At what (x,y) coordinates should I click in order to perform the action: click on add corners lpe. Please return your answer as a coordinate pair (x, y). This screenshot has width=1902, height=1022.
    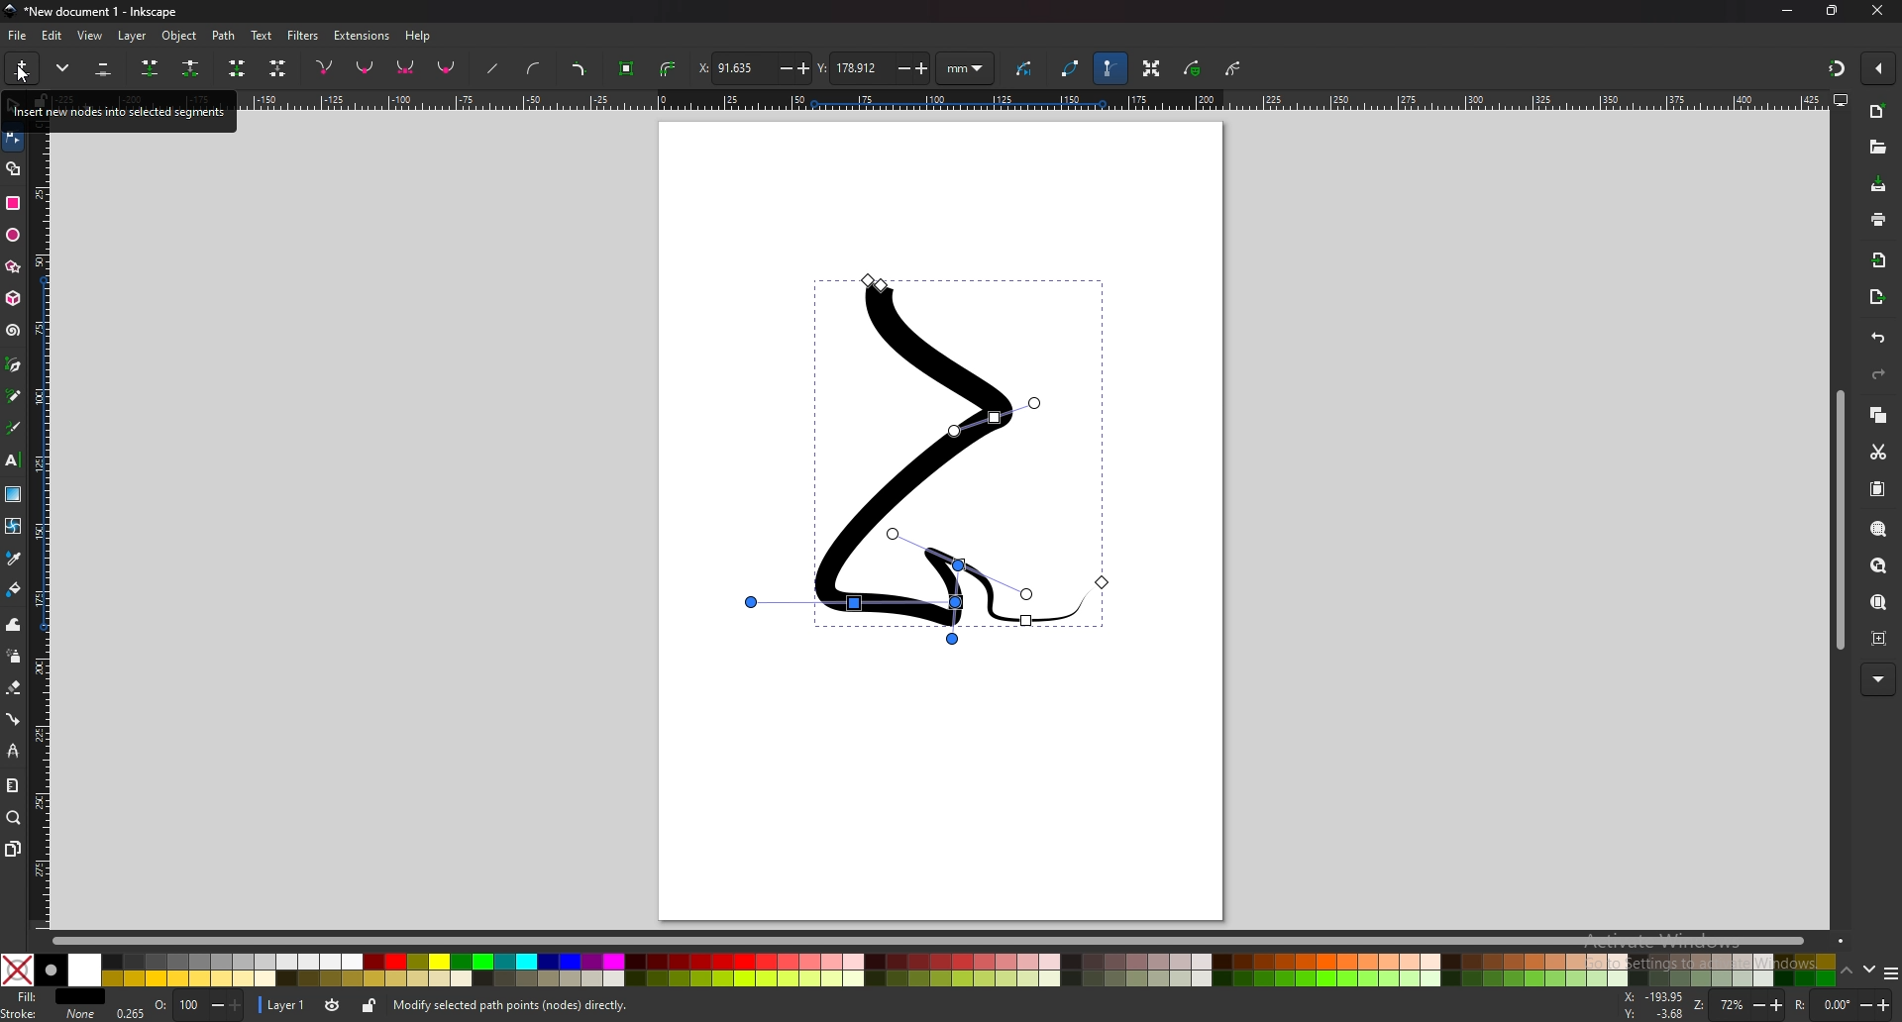
    Looking at the image, I should click on (581, 68).